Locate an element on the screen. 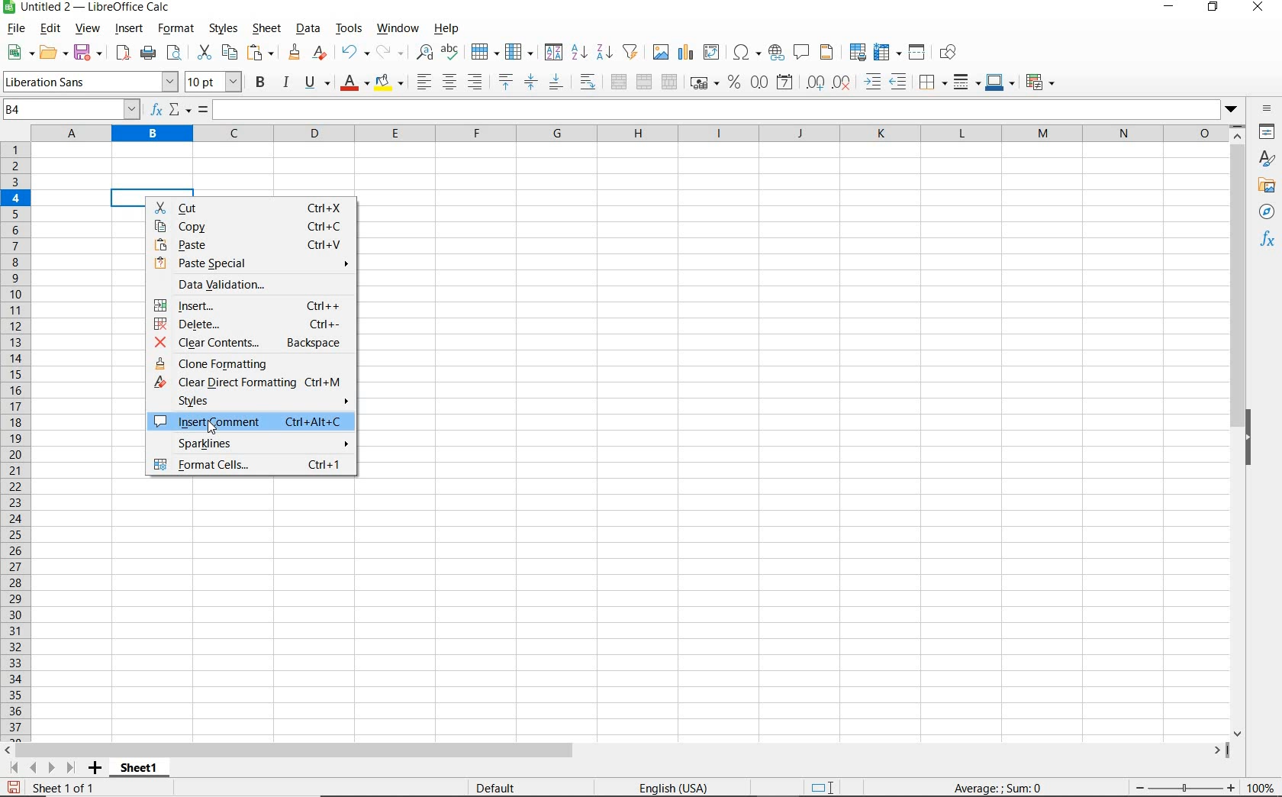  styles is located at coordinates (253, 402).